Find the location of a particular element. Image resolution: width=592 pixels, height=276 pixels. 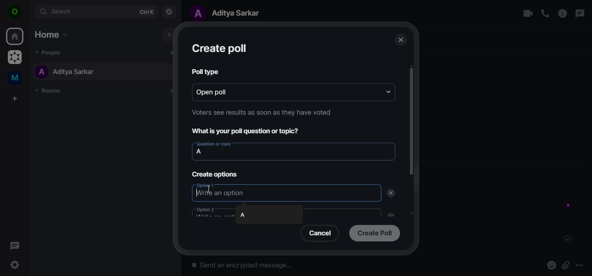

close is located at coordinates (400, 40).